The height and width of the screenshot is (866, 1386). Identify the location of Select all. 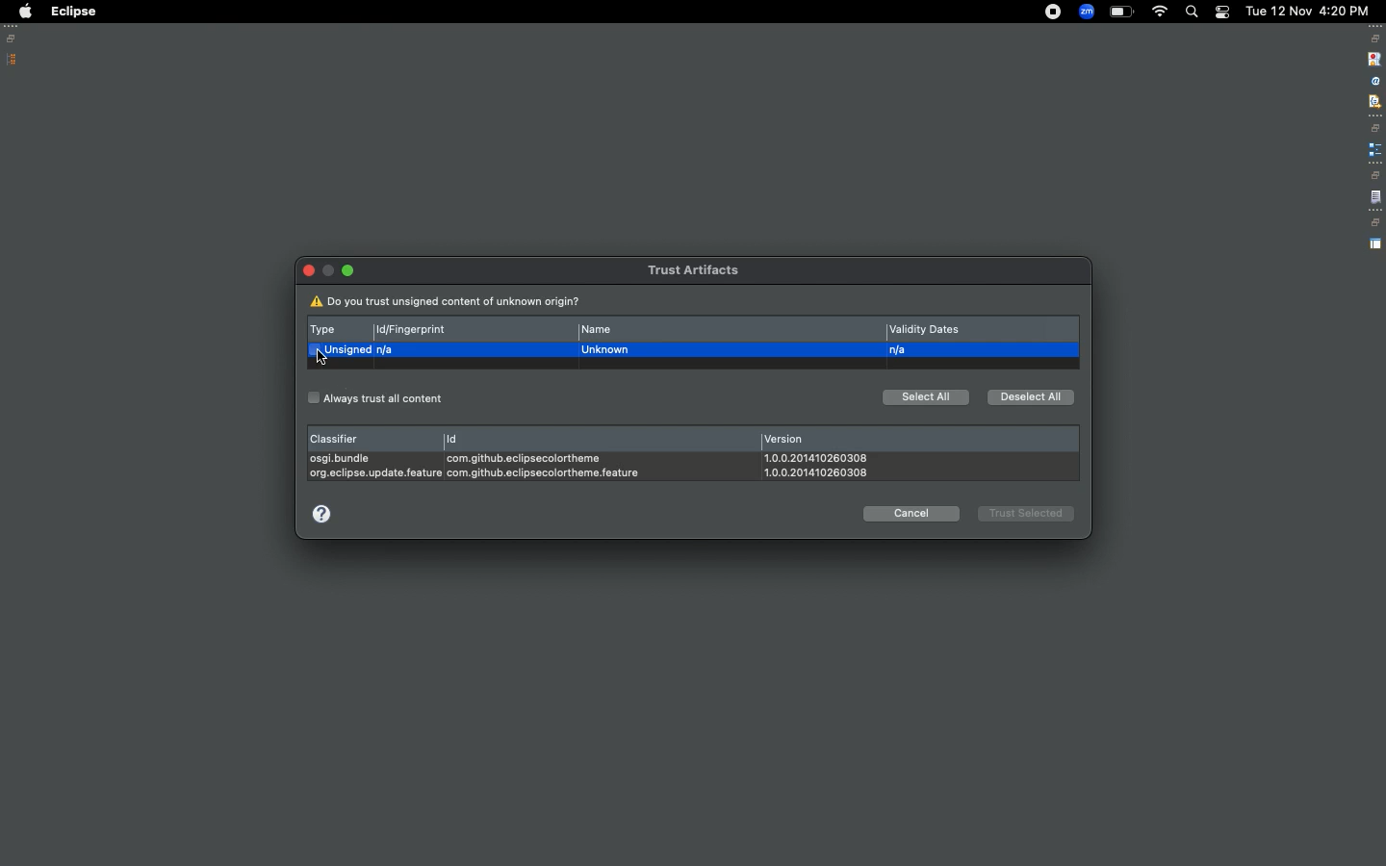
(926, 398).